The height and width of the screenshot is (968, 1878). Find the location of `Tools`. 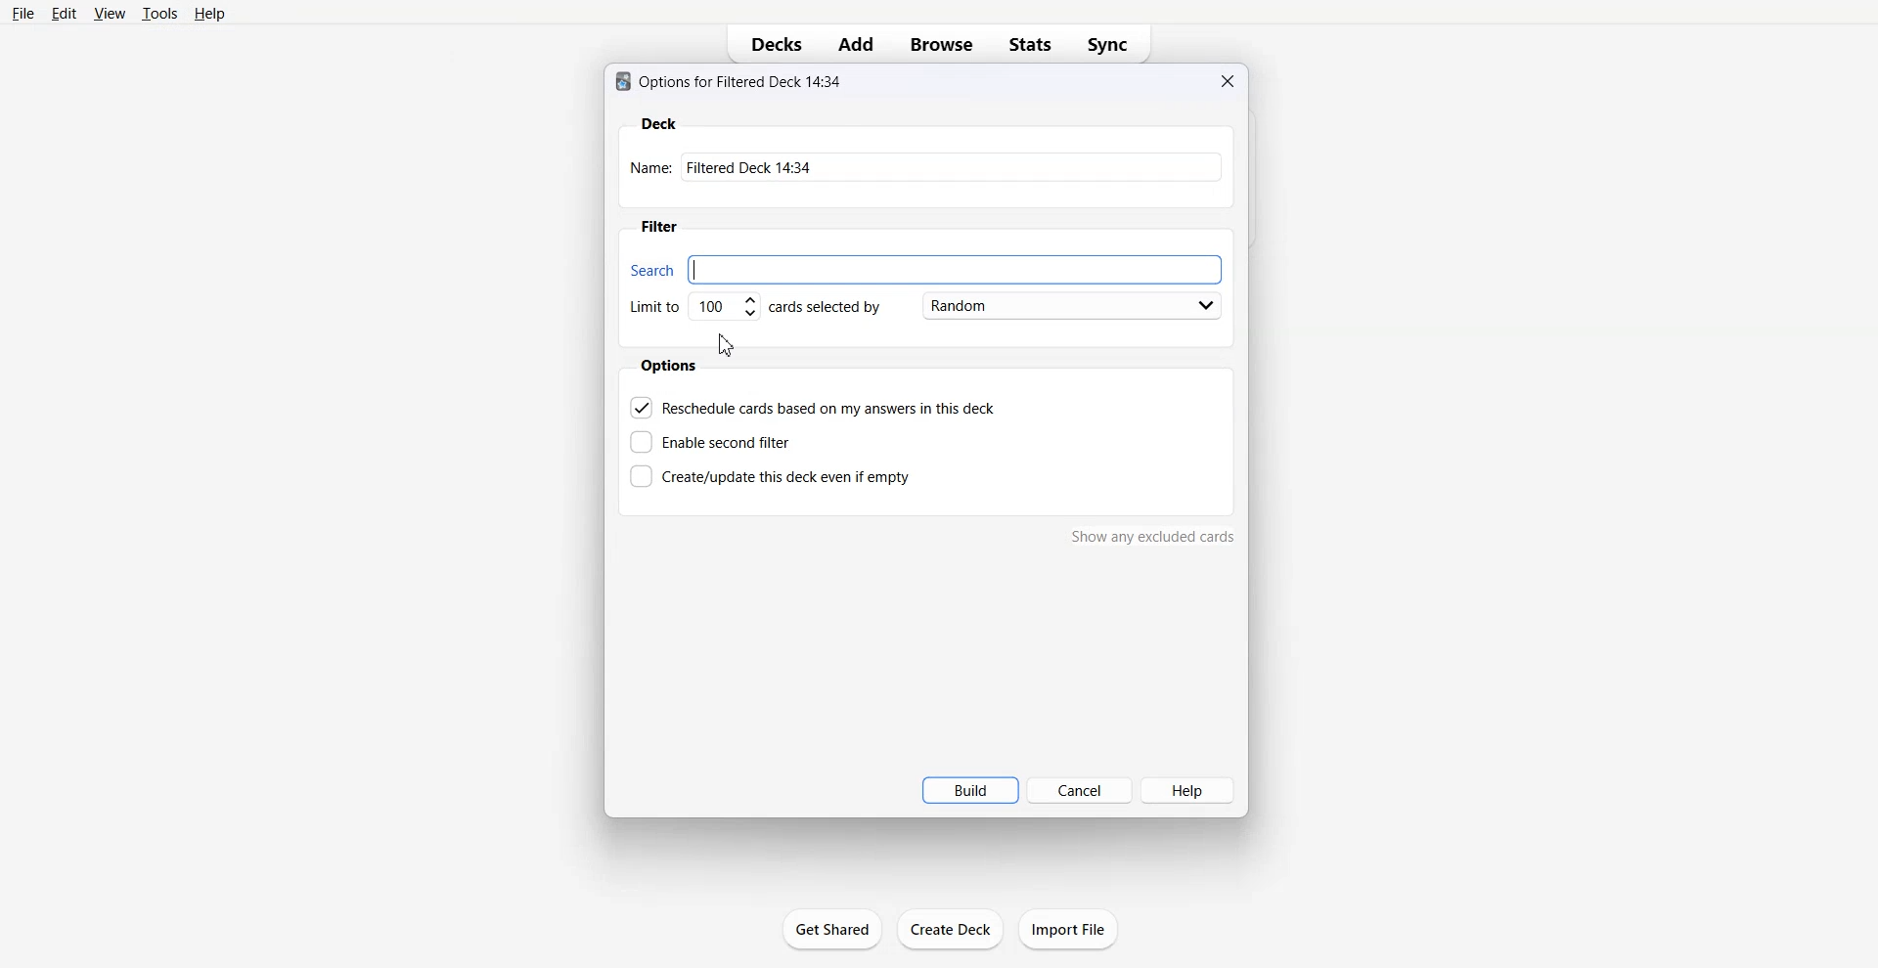

Tools is located at coordinates (160, 13).